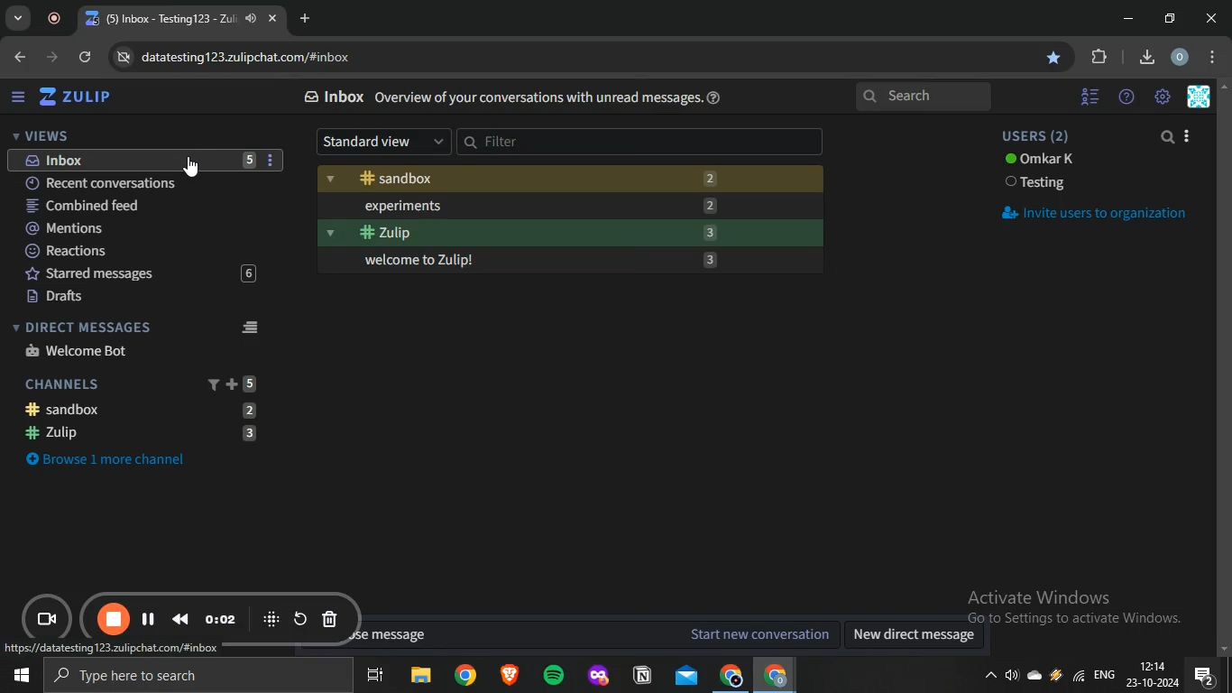  What do you see at coordinates (143, 383) in the screenshot?
I see `channels` at bounding box center [143, 383].